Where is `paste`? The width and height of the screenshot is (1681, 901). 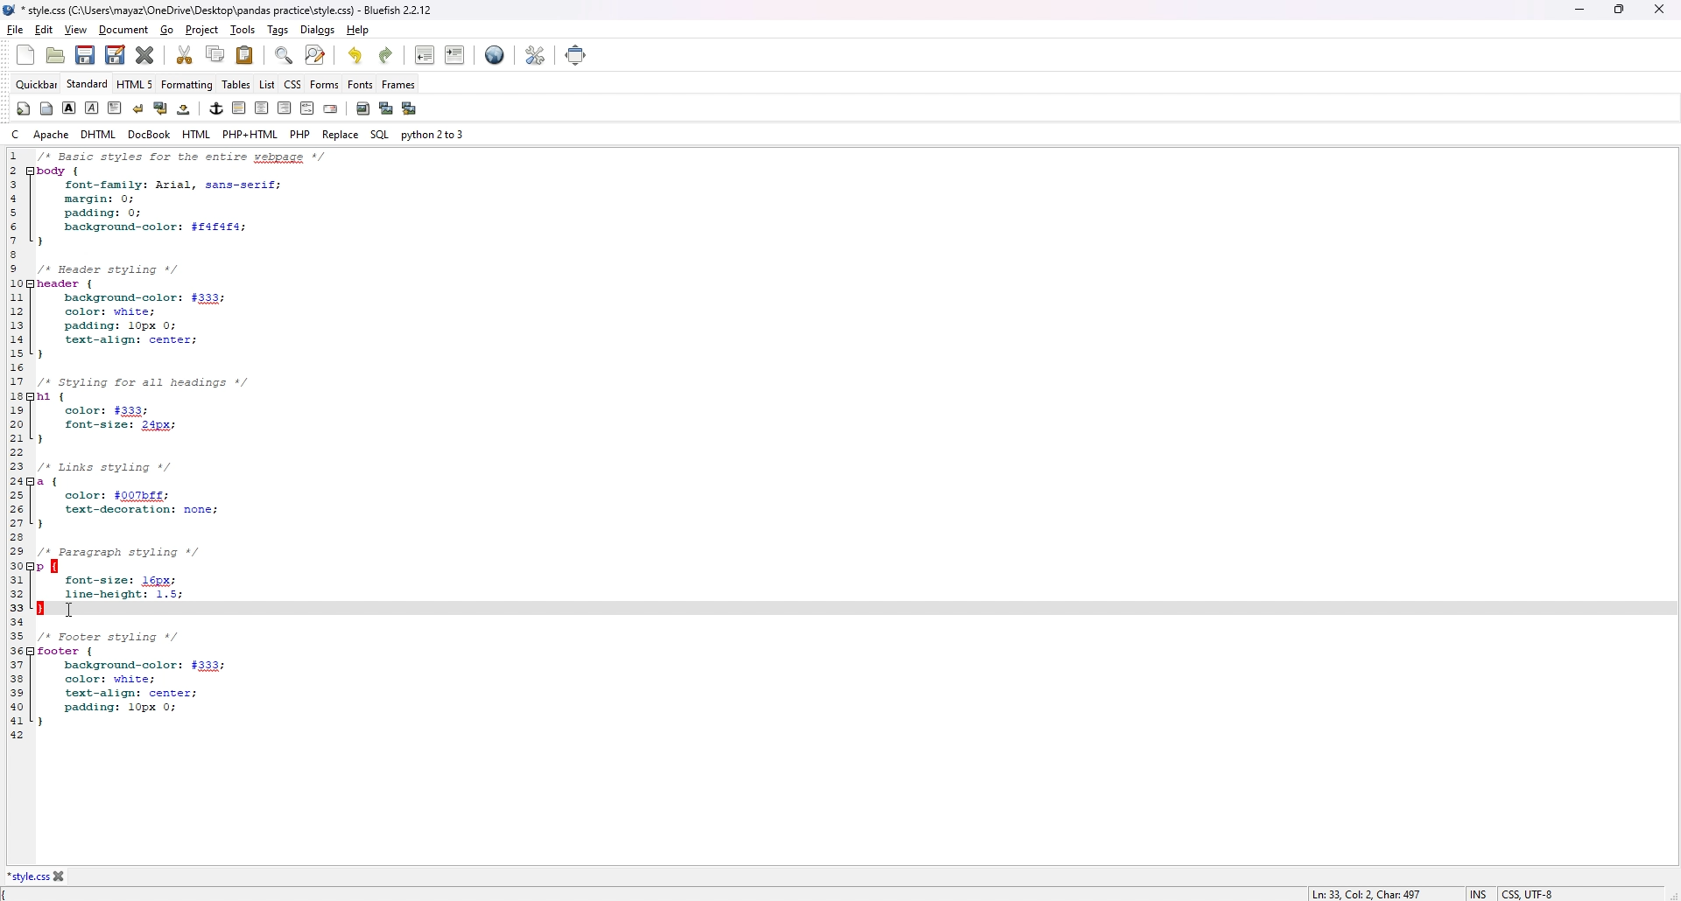 paste is located at coordinates (246, 55).